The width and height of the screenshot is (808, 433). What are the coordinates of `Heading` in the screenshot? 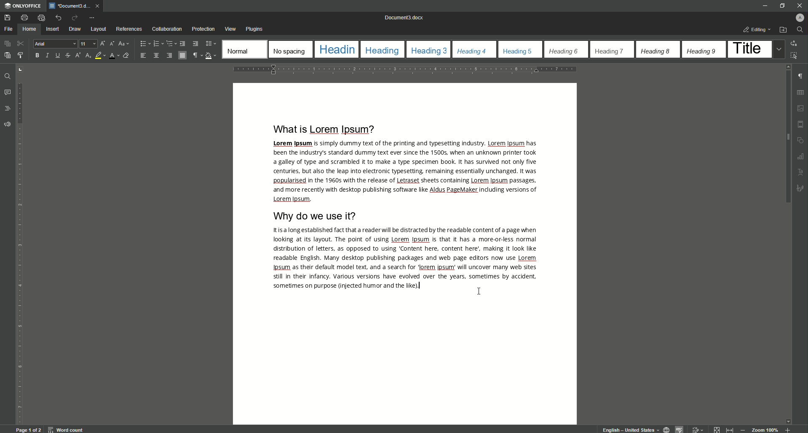 It's located at (337, 50).